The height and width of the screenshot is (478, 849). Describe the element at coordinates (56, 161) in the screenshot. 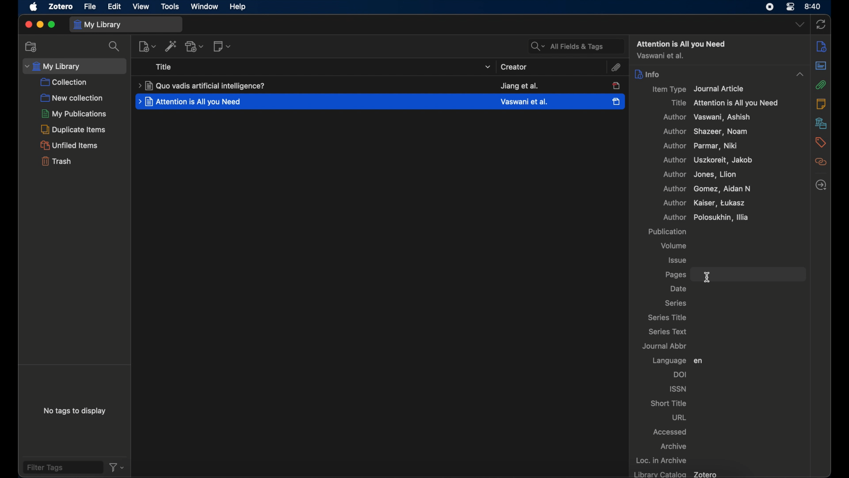

I see `trash` at that location.